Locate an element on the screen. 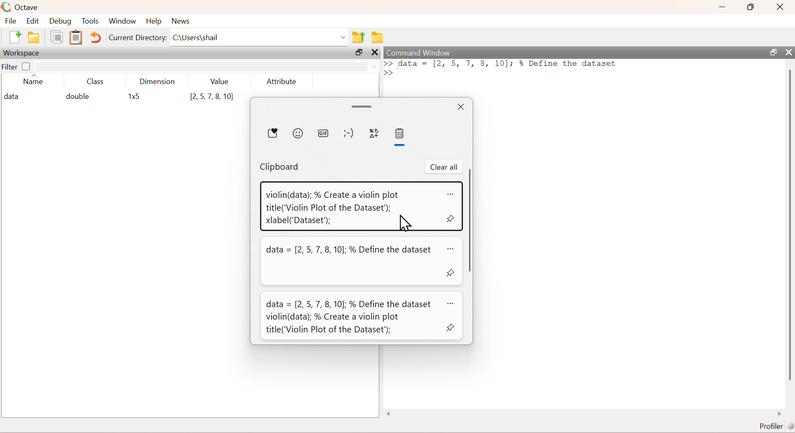 This screenshot has height=433, width=795. violin(data); % Create a violin plot
title('Violin Plot of the Dataset);
xlabel('Dataset’); is located at coordinates (333, 207).